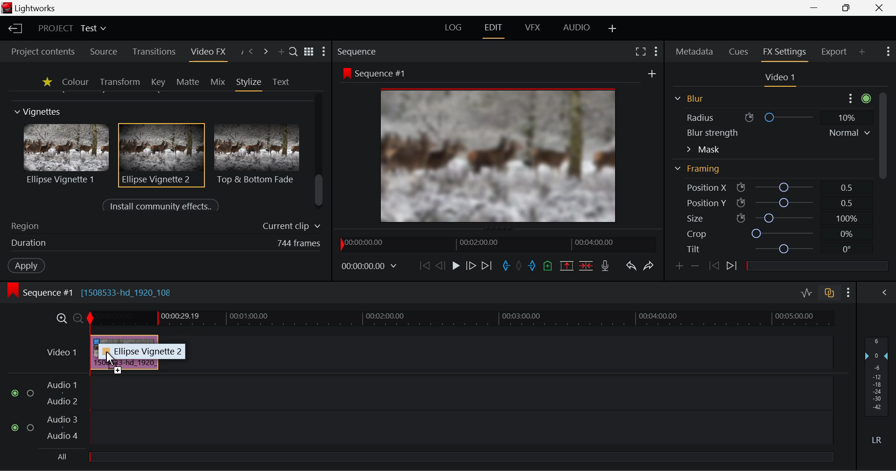 The width and height of the screenshot is (896, 471). I want to click on Install community effects, so click(163, 207).